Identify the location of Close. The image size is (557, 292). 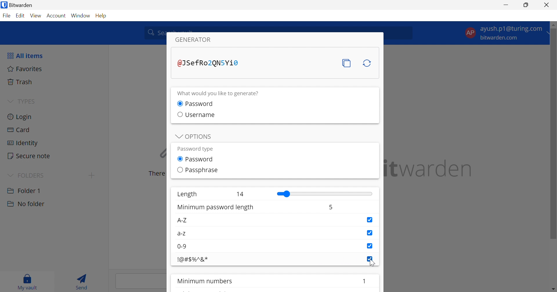
(547, 5).